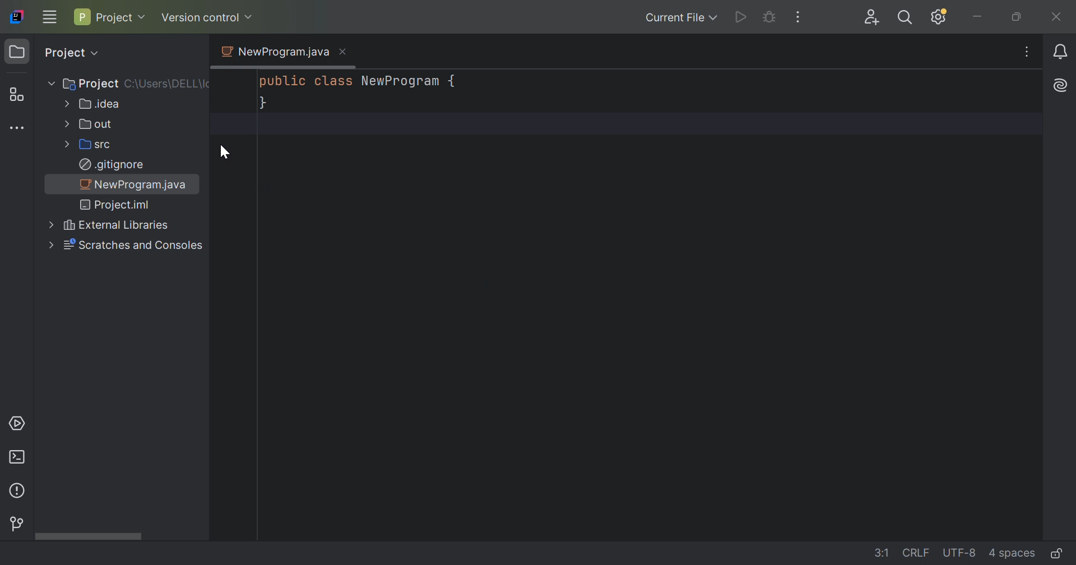  What do you see at coordinates (144, 17) in the screenshot?
I see `Drop Down` at bounding box center [144, 17].